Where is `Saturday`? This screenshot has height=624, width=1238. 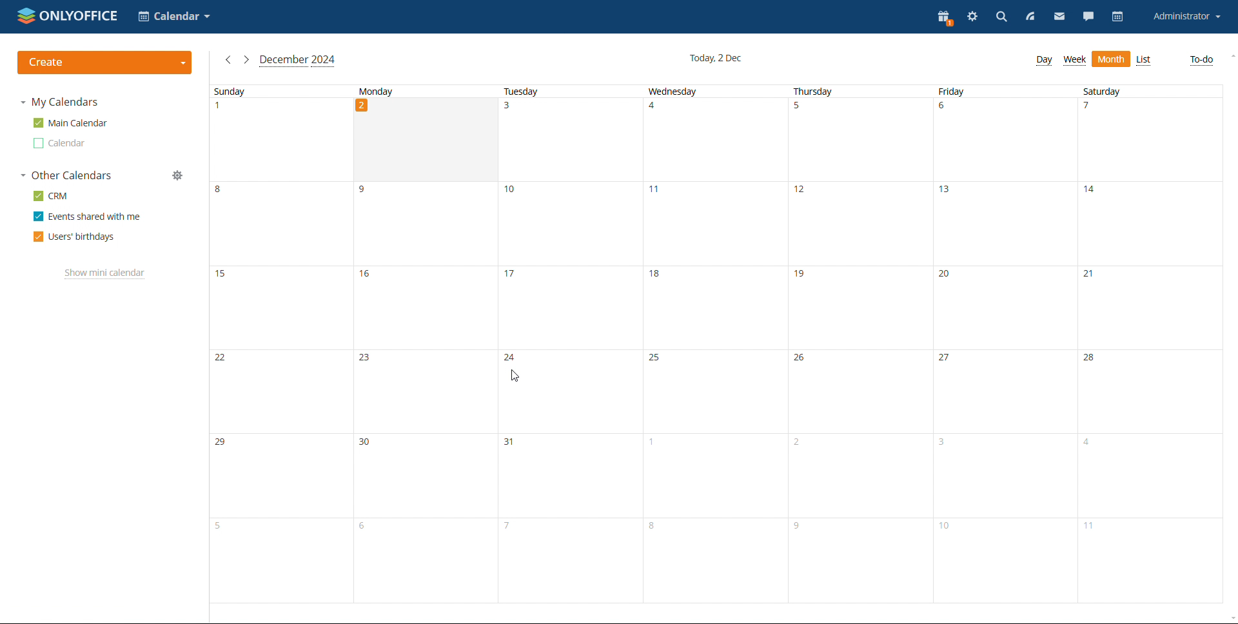
Saturday is located at coordinates (1103, 91).